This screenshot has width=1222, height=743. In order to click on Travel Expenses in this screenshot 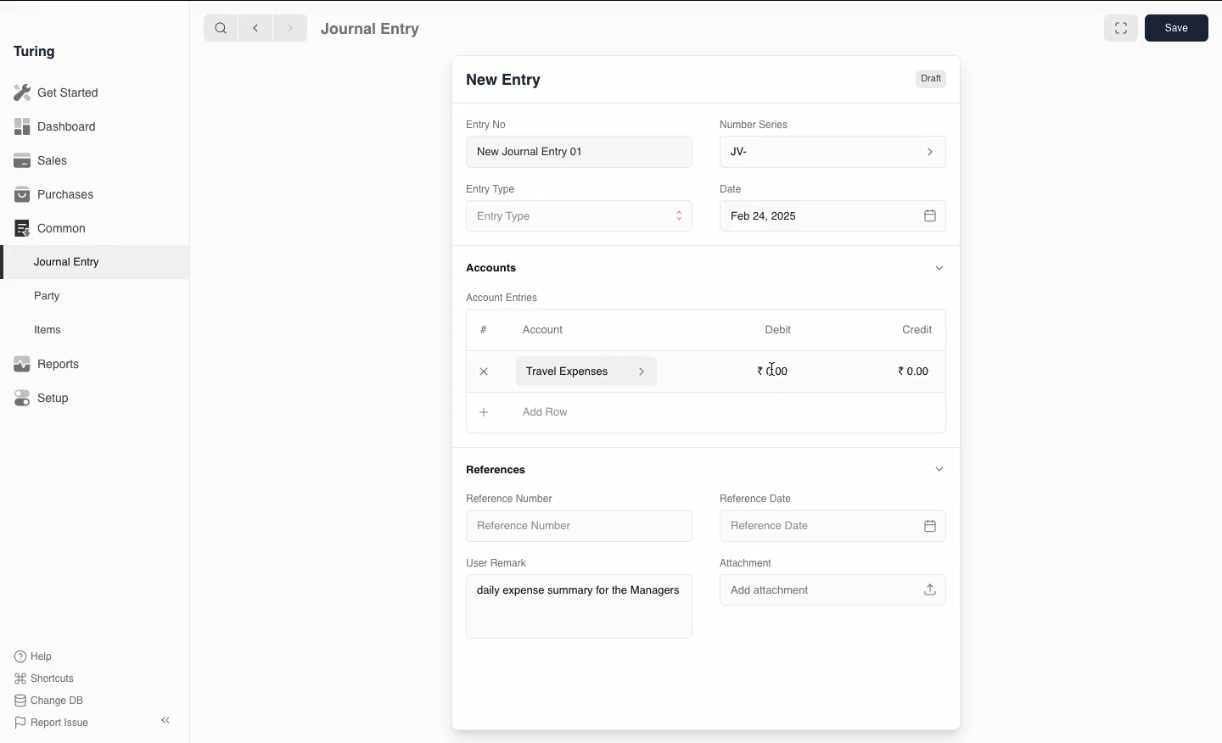, I will do `click(587, 372)`.